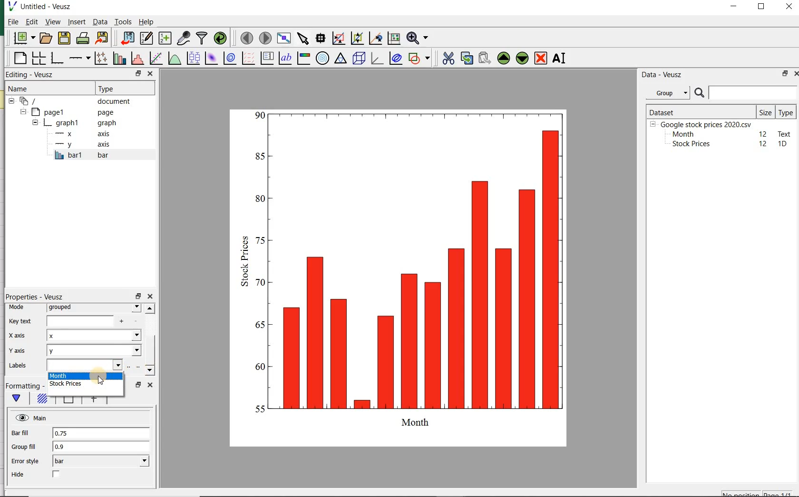  What do you see at coordinates (42, 400) in the screenshot?
I see `Fill` at bounding box center [42, 400].